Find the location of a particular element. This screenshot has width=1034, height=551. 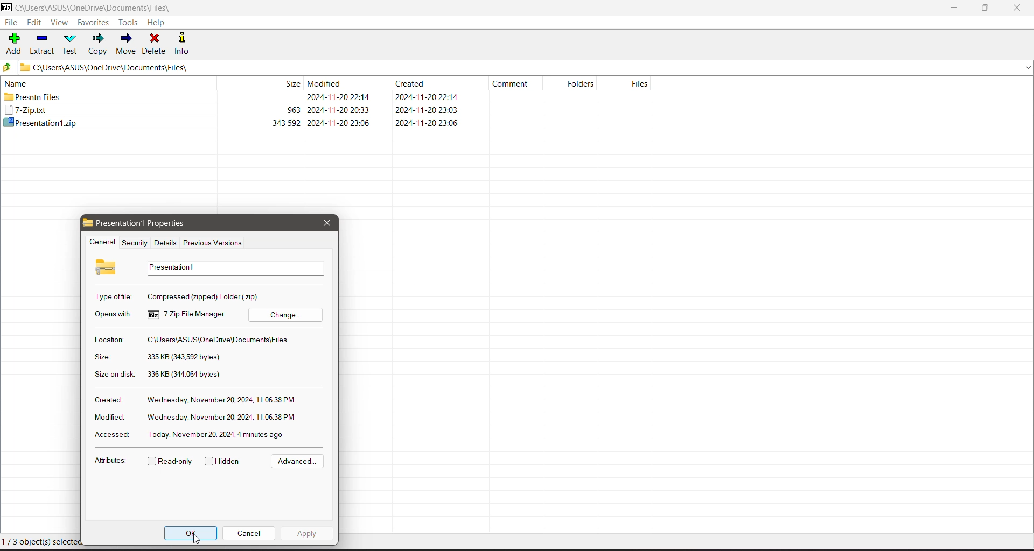

Favorites is located at coordinates (94, 23).